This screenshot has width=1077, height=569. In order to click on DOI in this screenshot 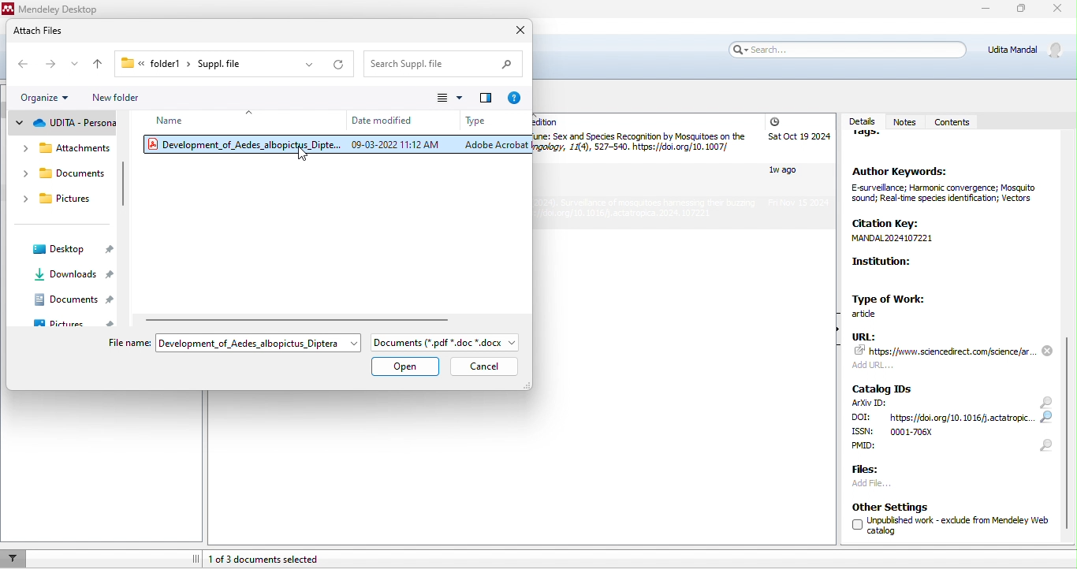, I will do `click(945, 418)`.